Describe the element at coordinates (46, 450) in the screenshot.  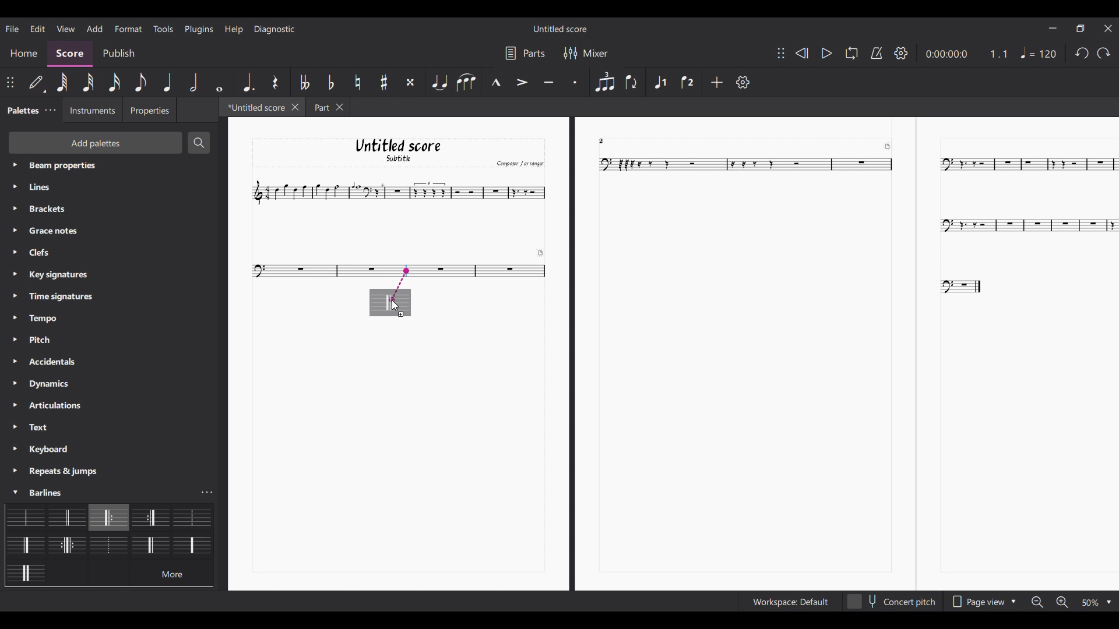
I see `Palette settings` at that location.